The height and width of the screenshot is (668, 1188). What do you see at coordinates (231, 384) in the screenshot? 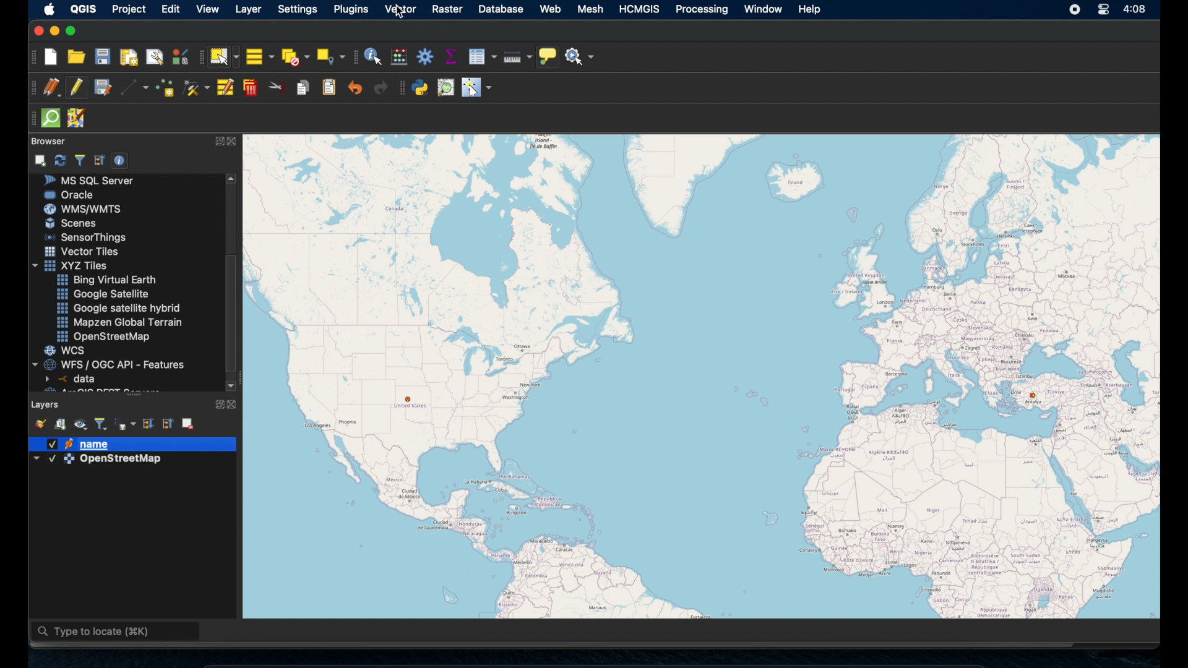
I see `scroll down arrow` at bounding box center [231, 384].